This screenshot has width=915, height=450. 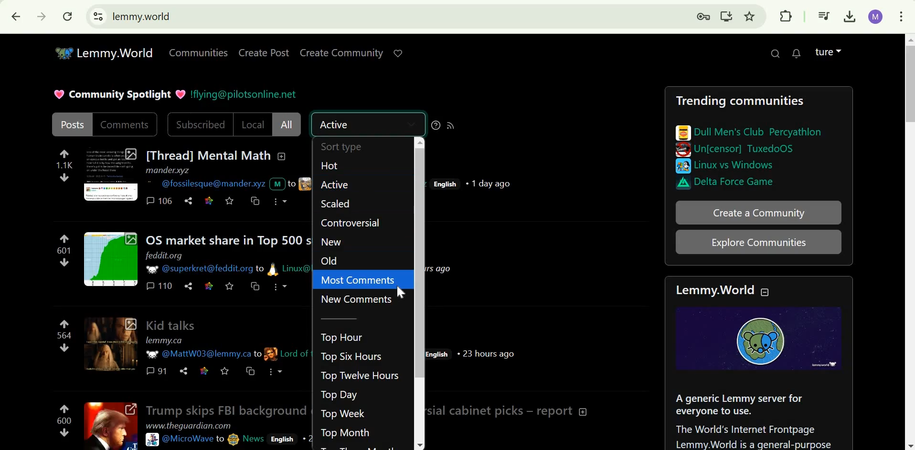 What do you see at coordinates (583, 410) in the screenshot?
I see `Collapse` at bounding box center [583, 410].